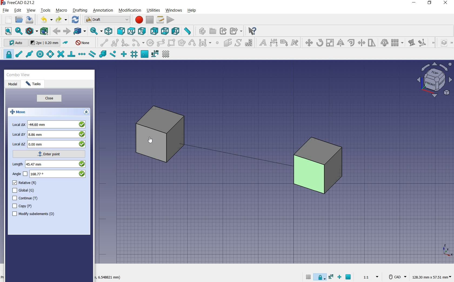 The height and width of the screenshot is (282, 454). I want to click on undo, so click(45, 19).